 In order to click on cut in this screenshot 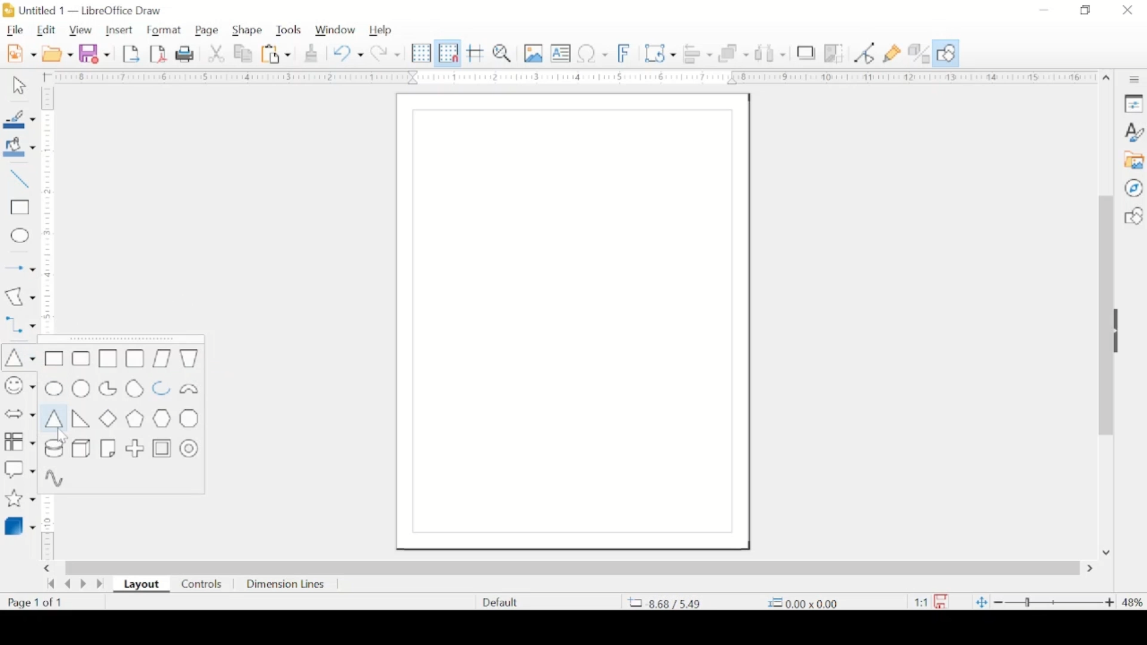, I will do `click(216, 54)`.